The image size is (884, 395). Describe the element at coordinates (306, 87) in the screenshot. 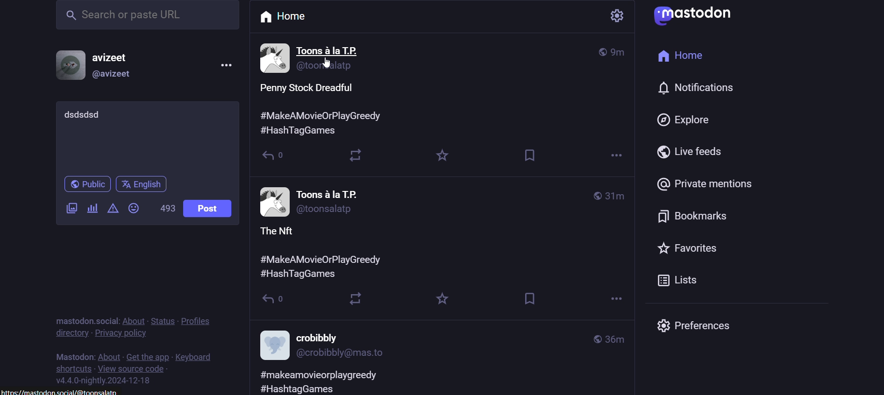

I see `post content` at that location.